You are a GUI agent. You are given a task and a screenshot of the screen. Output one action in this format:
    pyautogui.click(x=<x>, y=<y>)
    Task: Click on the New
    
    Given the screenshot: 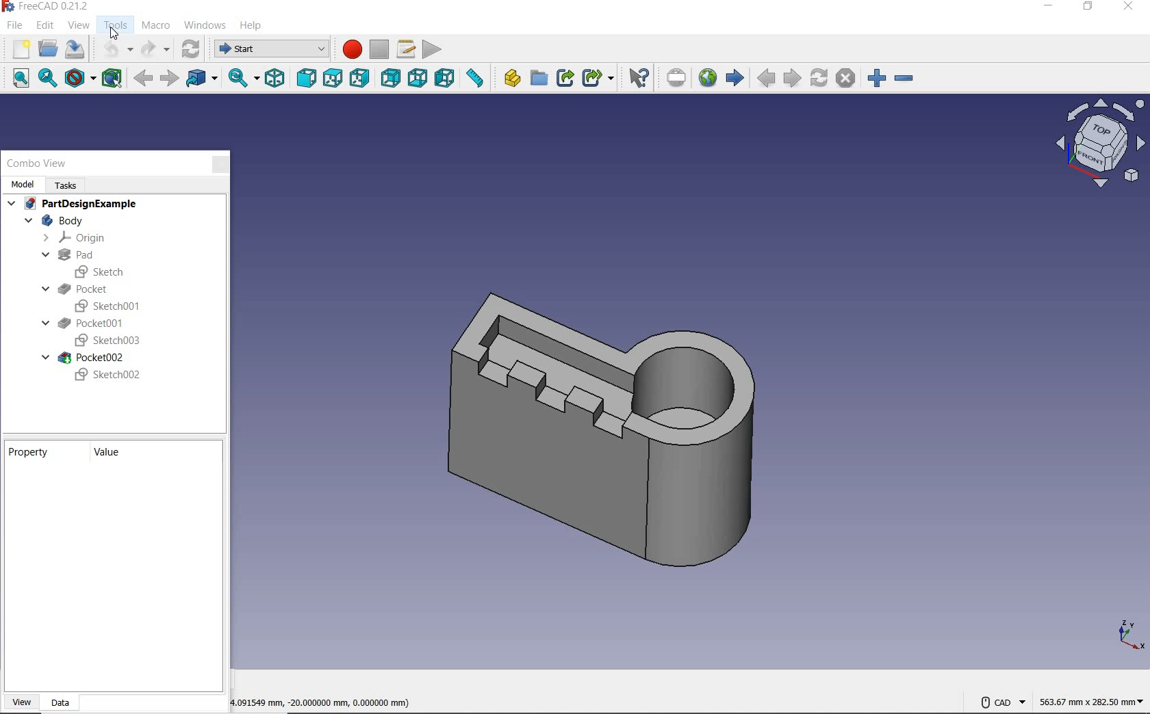 What is the action you would take?
    pyautogui.click(x=18, y=49)
    